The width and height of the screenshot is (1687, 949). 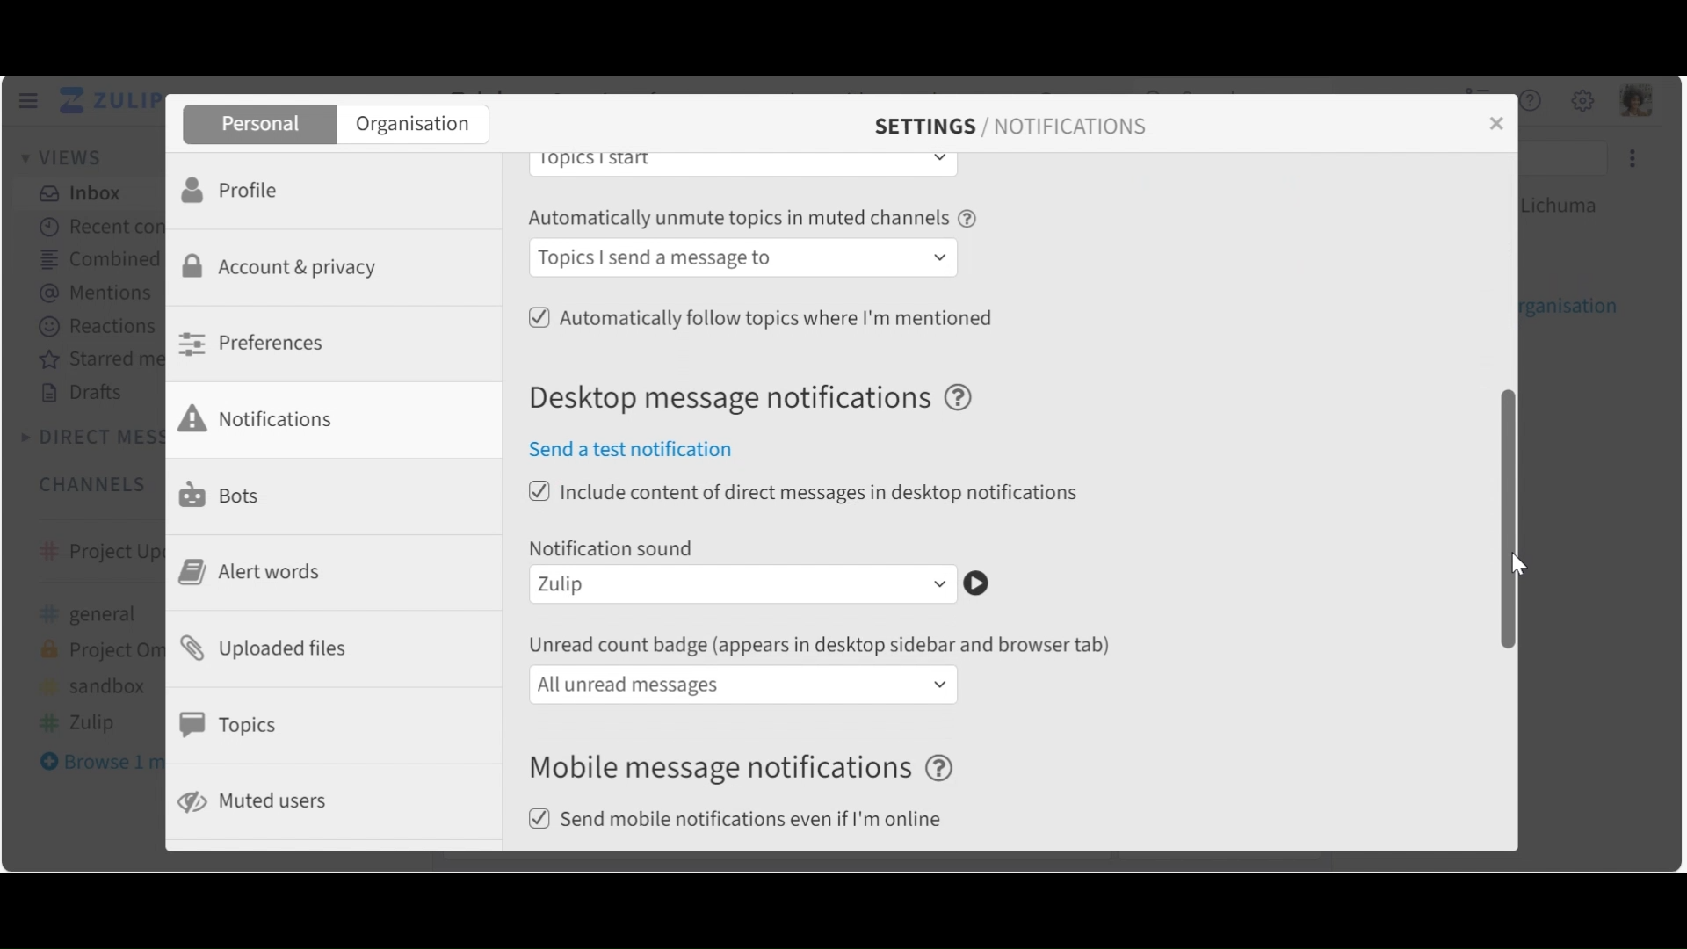 What do you see at coordinates (1502, 132) in the screenshot?
I see `close` at bounding box center [1502, 132].